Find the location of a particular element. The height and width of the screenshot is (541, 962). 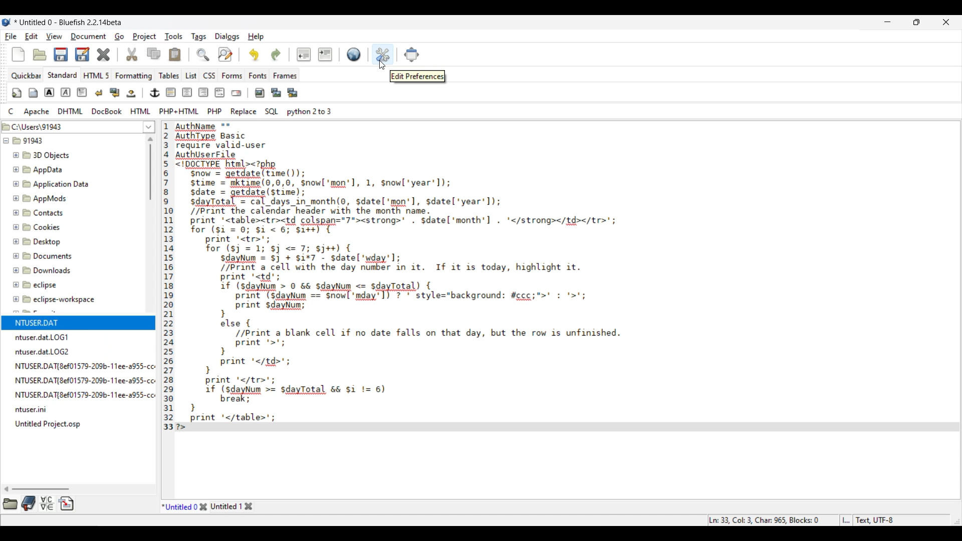

Delete  is located at coordinates (104, 55).